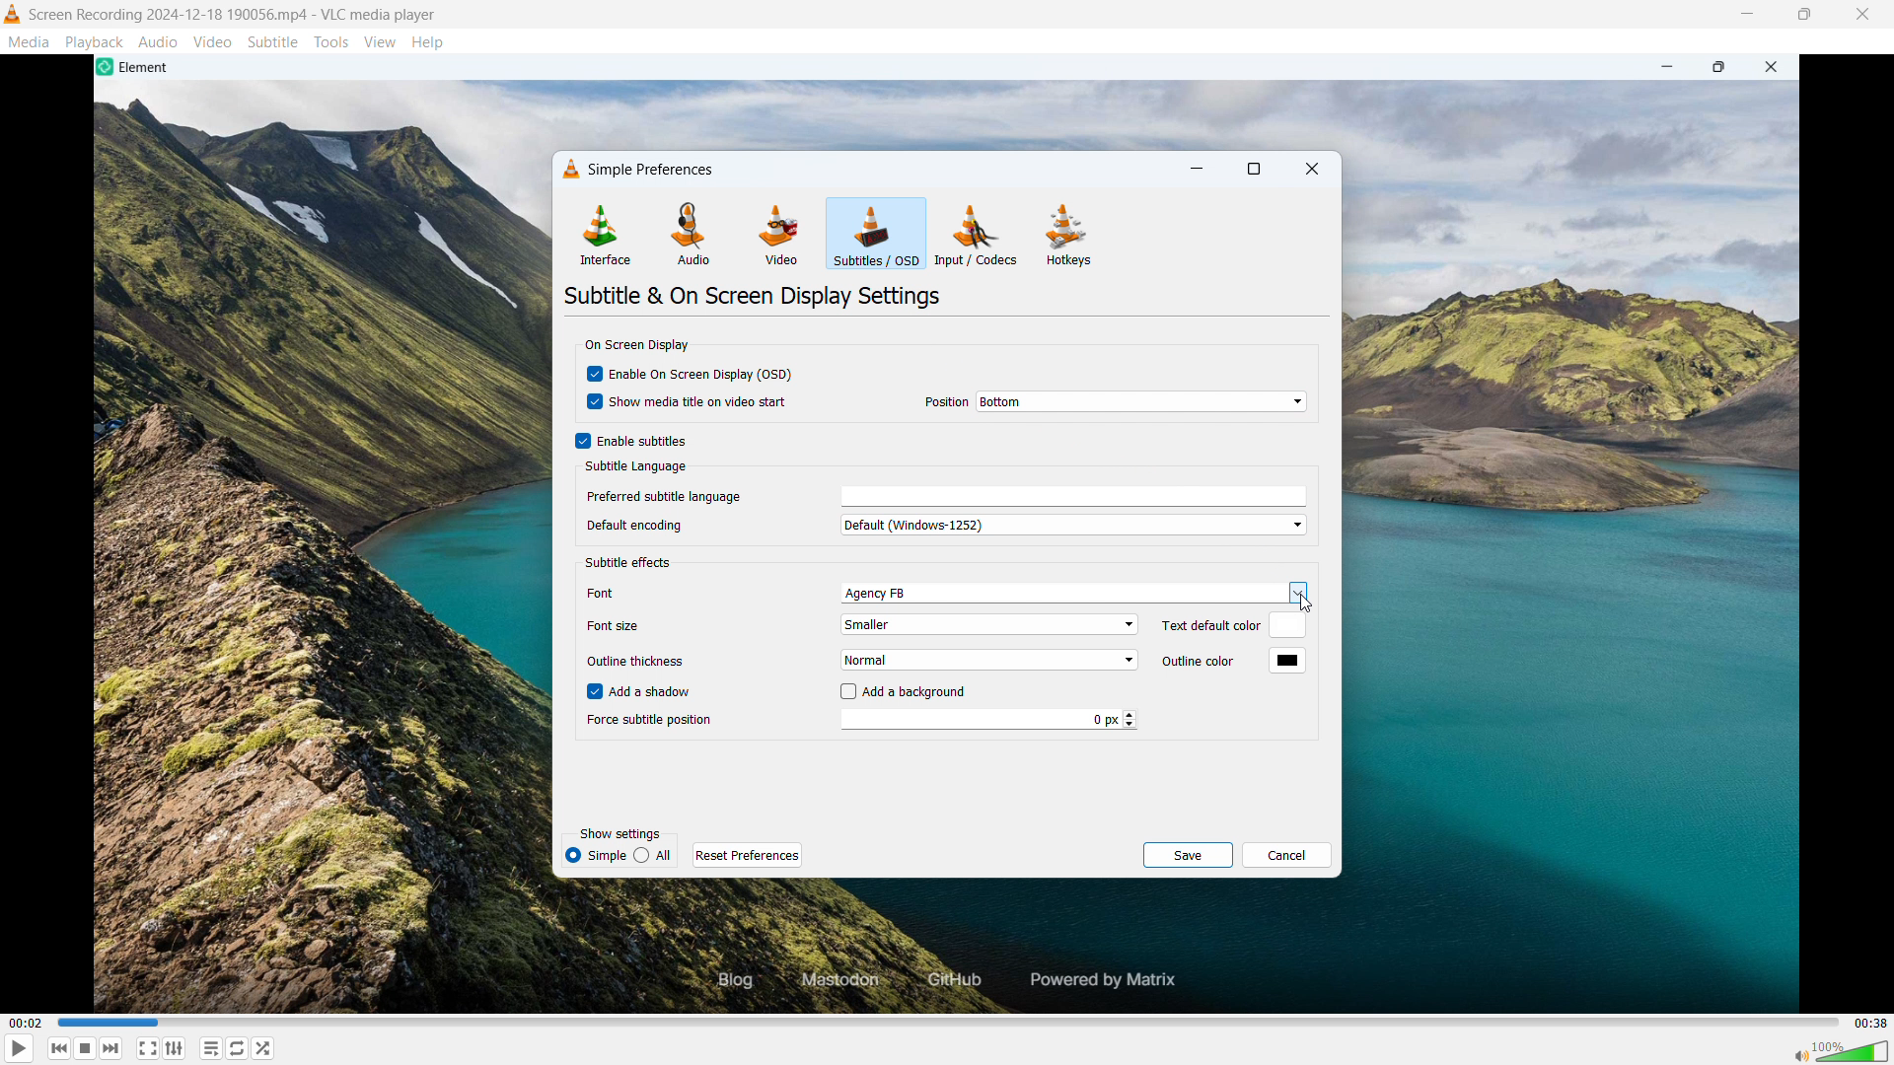 The image size is (1894, 1065). I want to click on view, so click(381, 43).